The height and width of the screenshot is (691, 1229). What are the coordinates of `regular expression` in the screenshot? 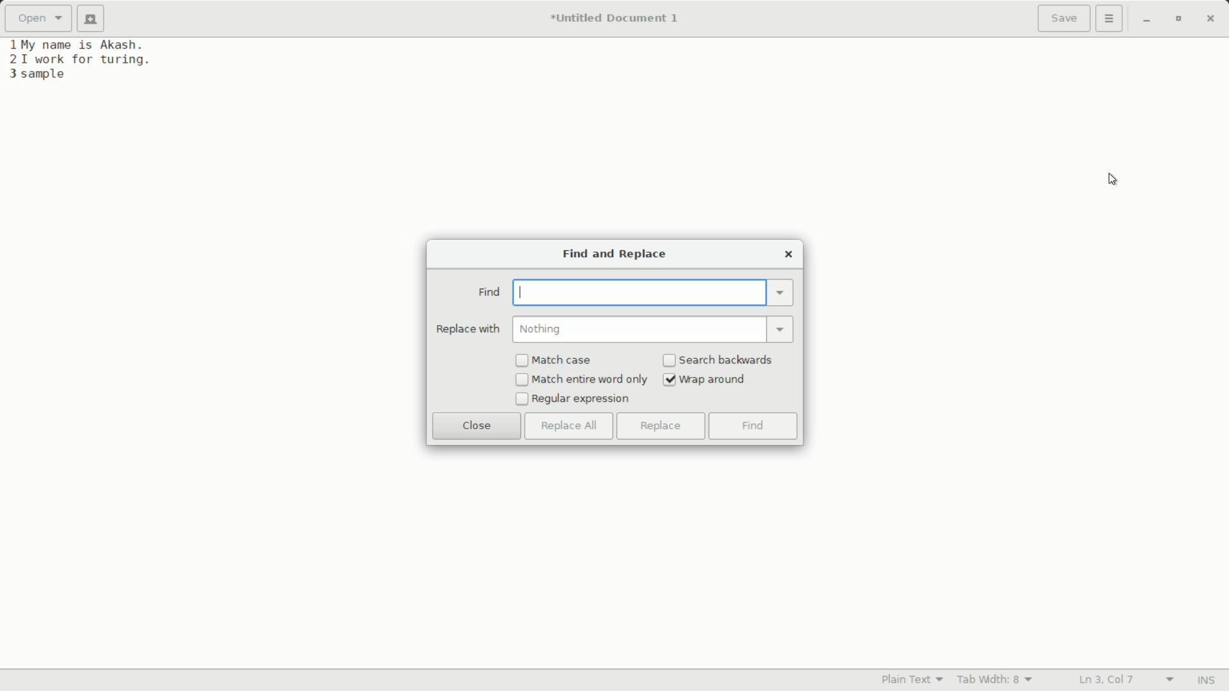 It's located at (582, 399).